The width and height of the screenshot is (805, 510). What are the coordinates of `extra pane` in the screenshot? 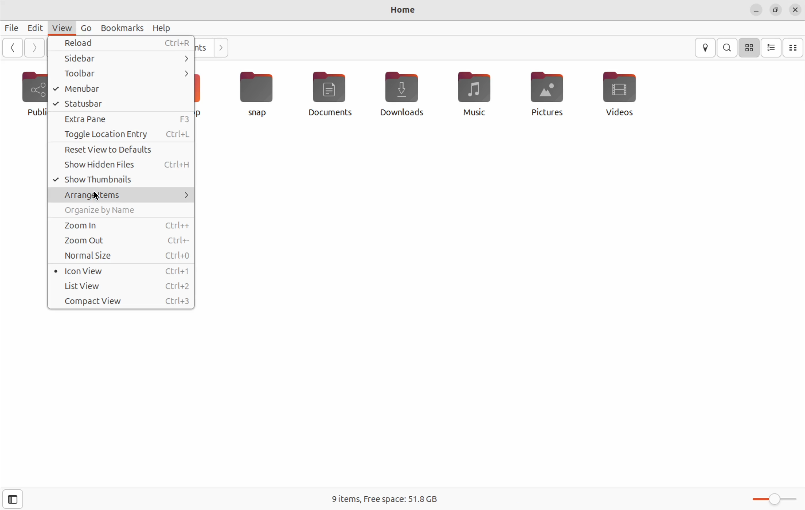 It's located at (122, 120).